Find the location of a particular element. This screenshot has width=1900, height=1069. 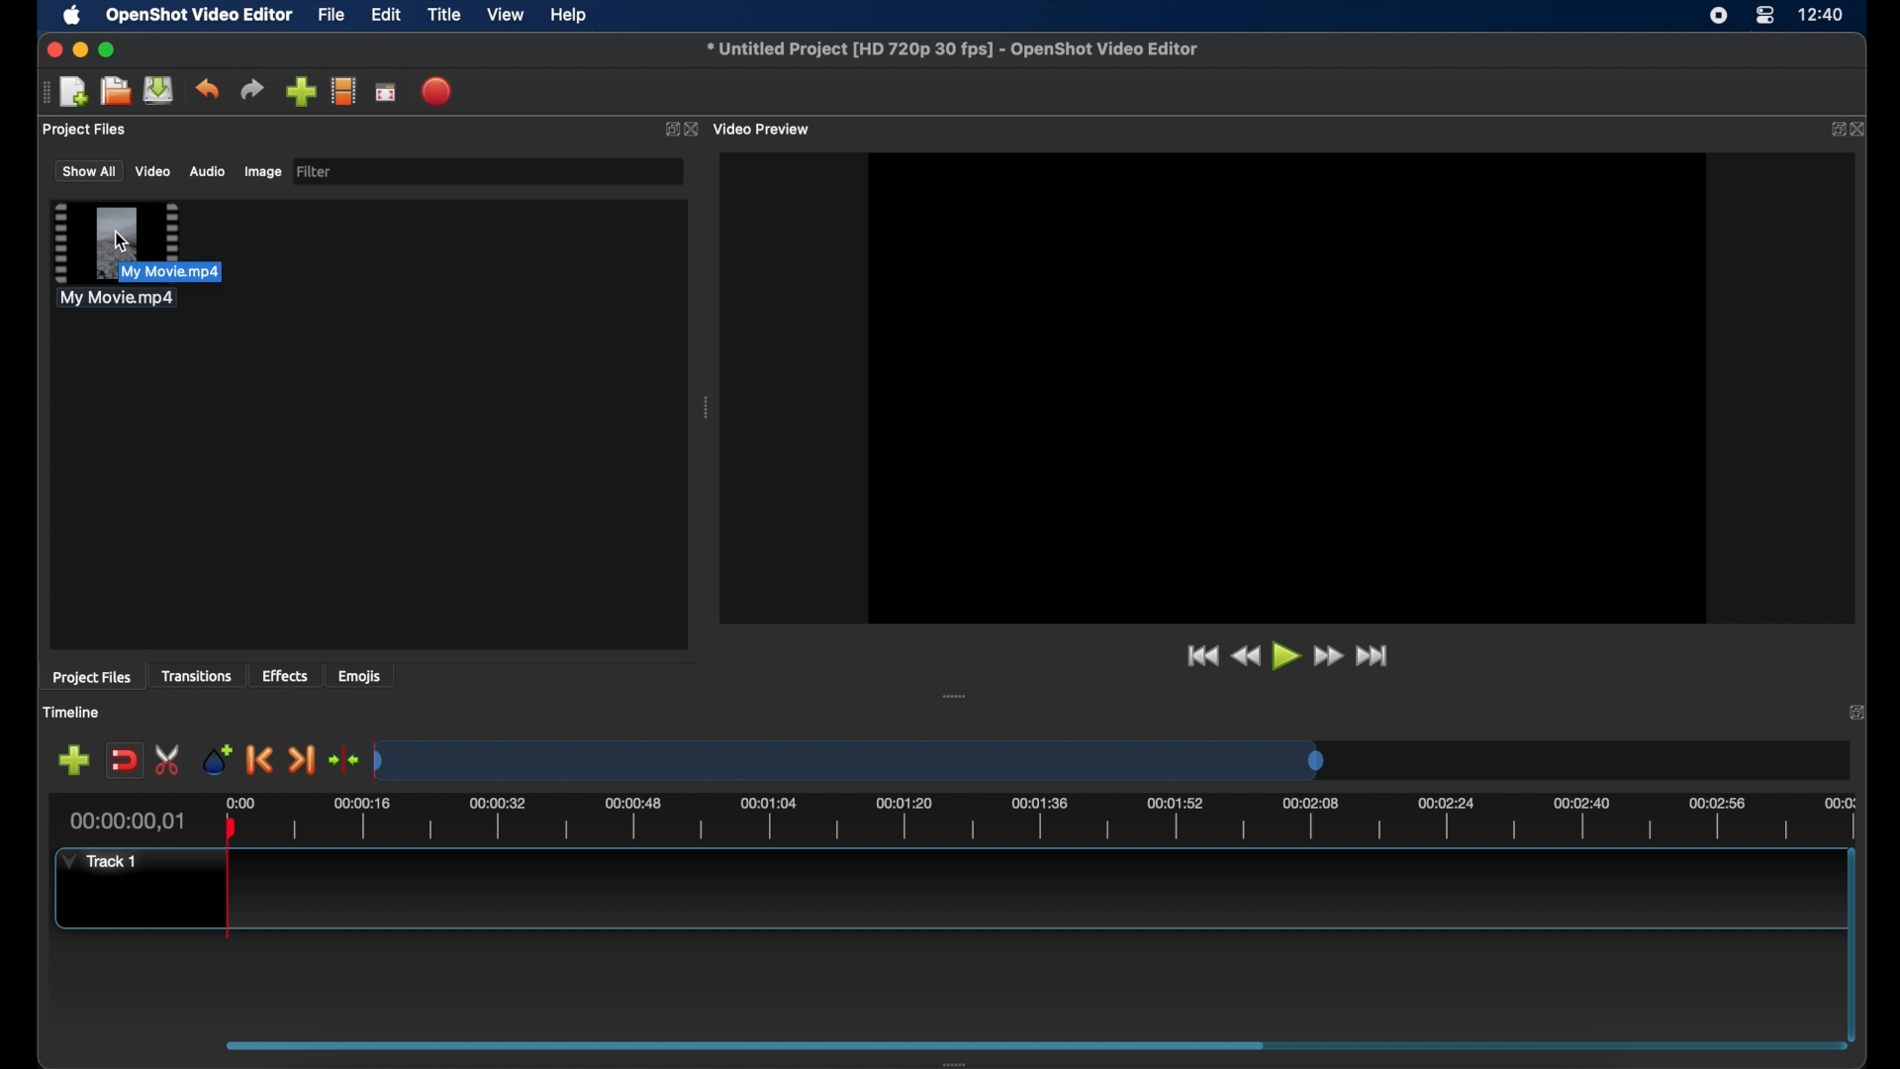

filter is located at coordinates (315, 170).